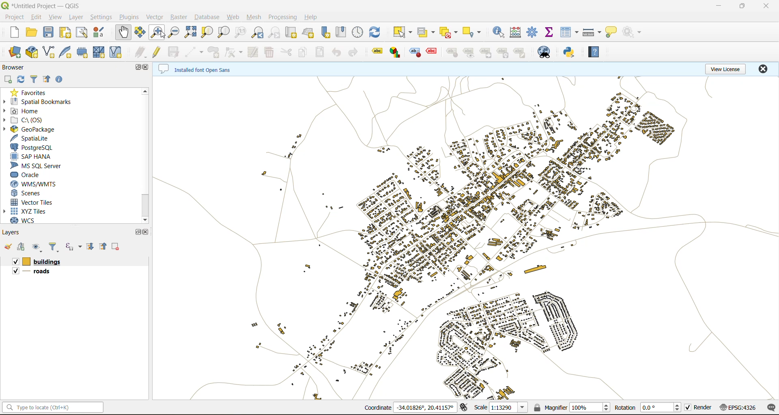 This screenshot has width=779, height=415. I want to click on zoom next, so click(273, 33).